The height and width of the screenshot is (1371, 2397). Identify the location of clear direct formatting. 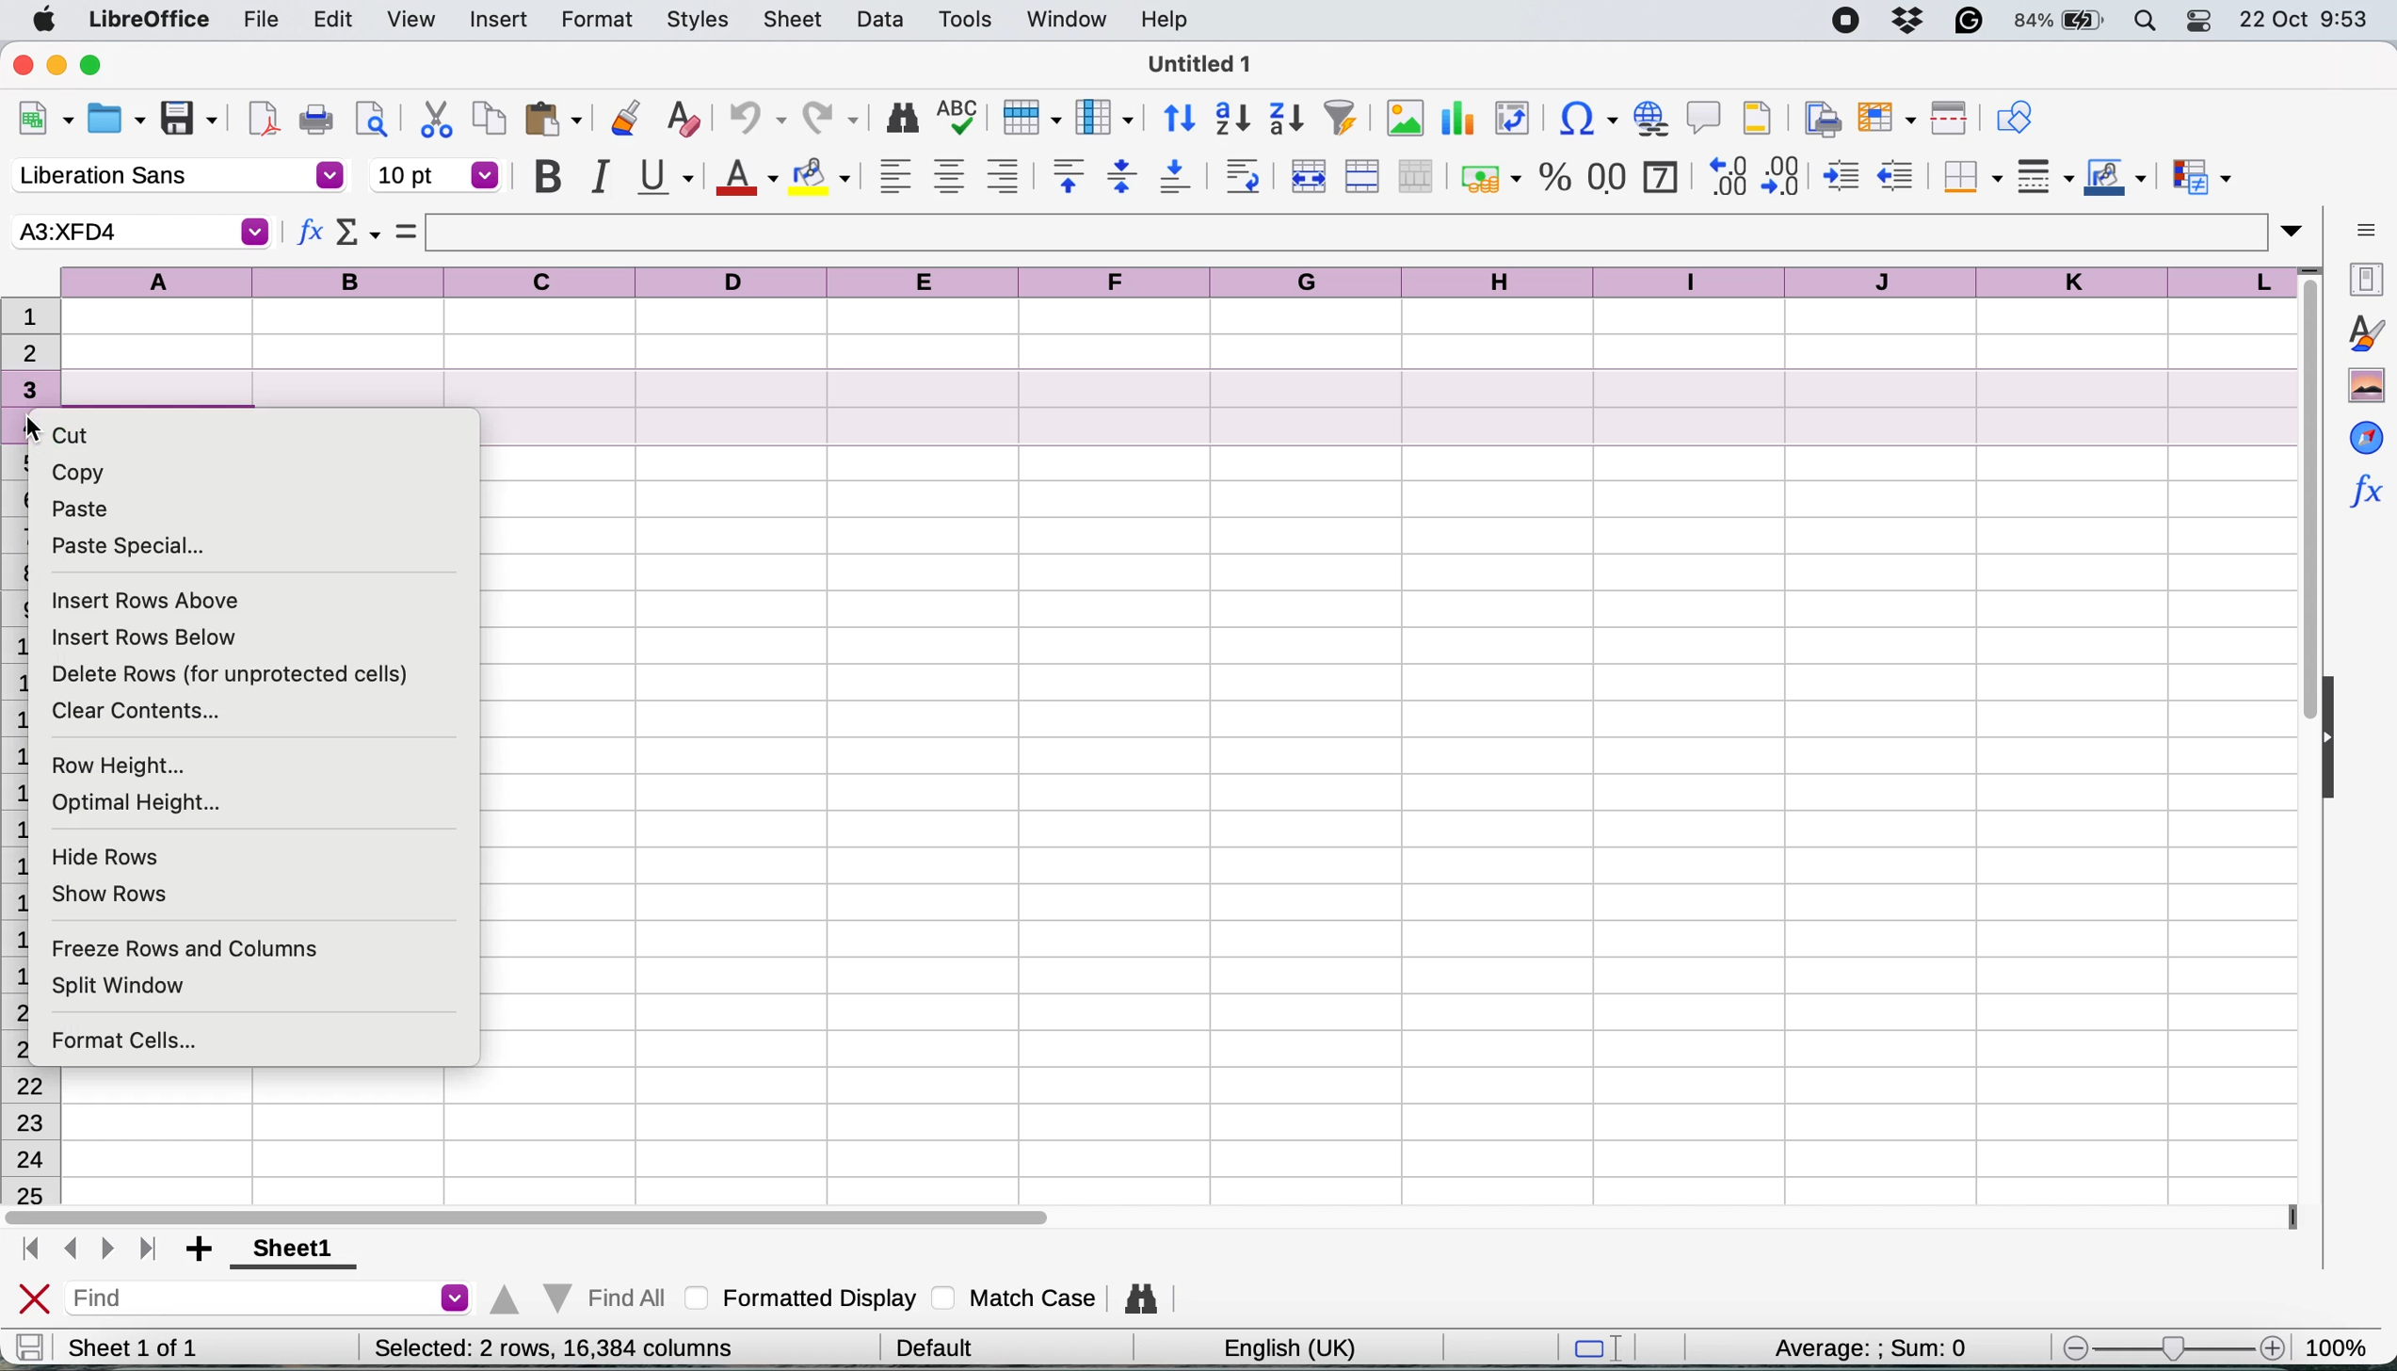
(683, 120).